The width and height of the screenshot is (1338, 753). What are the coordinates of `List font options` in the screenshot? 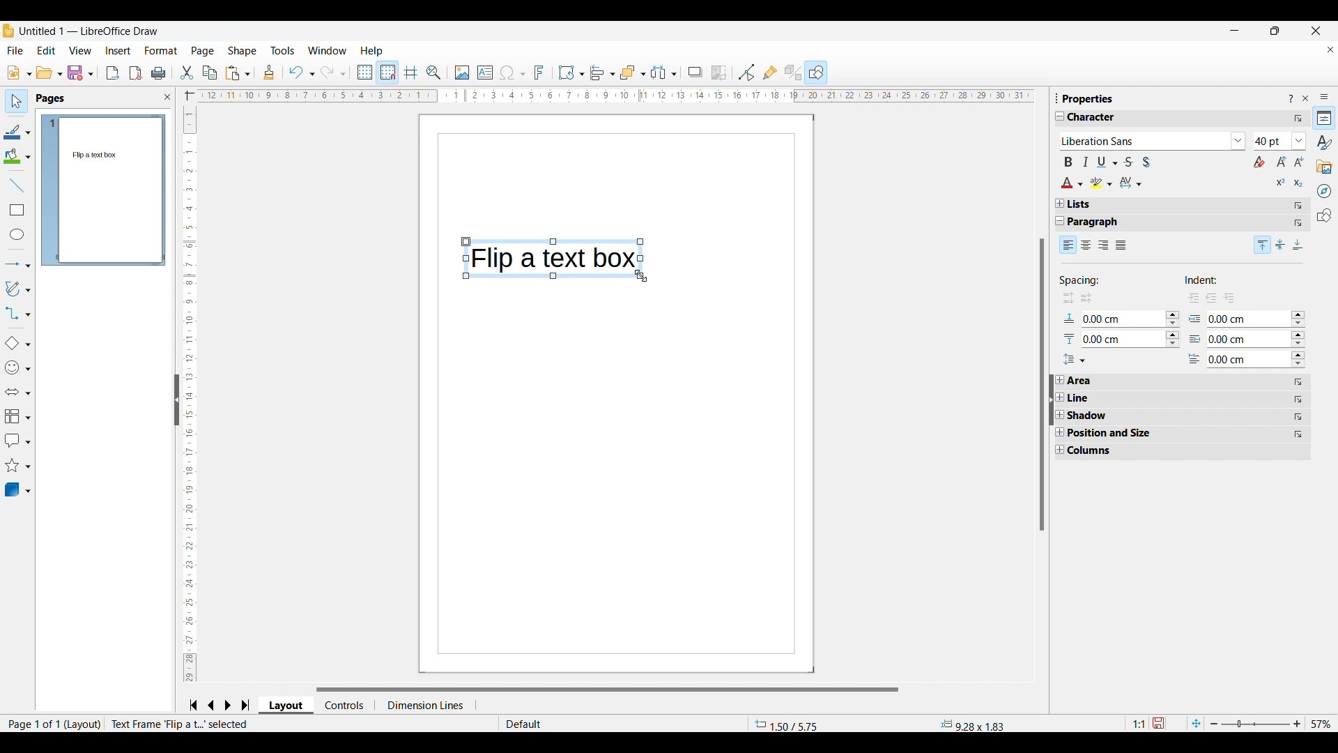 It's located at (1239, 141).